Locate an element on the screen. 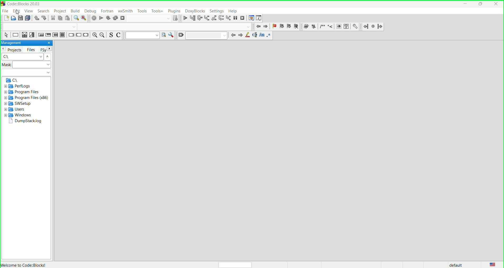 This screenshot has width=504, height=268. prev is located at coordinates (233, 36).